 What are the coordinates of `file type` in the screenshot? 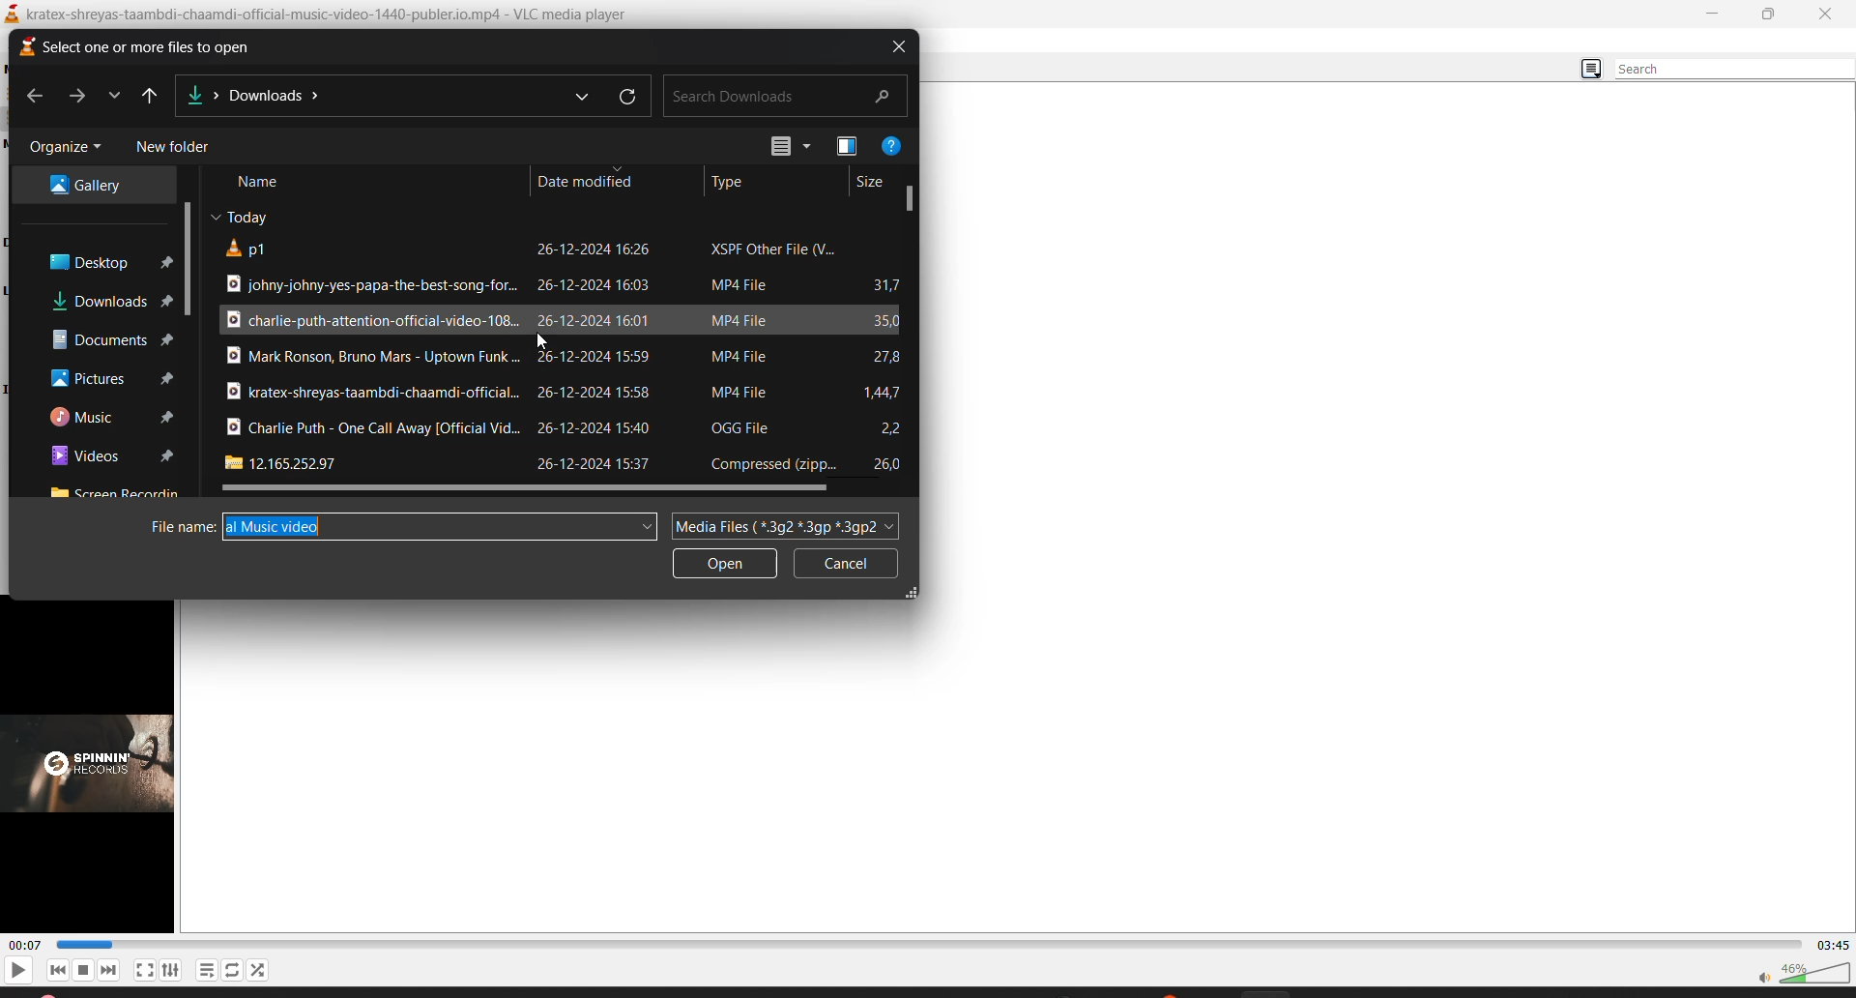 It's located at (786, 528).